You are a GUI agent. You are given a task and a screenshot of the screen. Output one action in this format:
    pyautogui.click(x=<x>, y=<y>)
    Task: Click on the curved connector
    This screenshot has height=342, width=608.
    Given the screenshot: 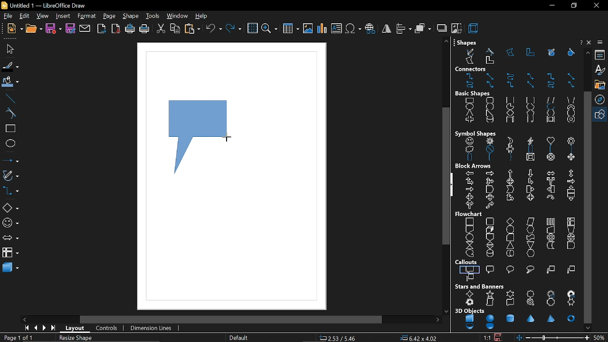 What is the action you would take?
    pyautogui.click(x=470, y=86)
    